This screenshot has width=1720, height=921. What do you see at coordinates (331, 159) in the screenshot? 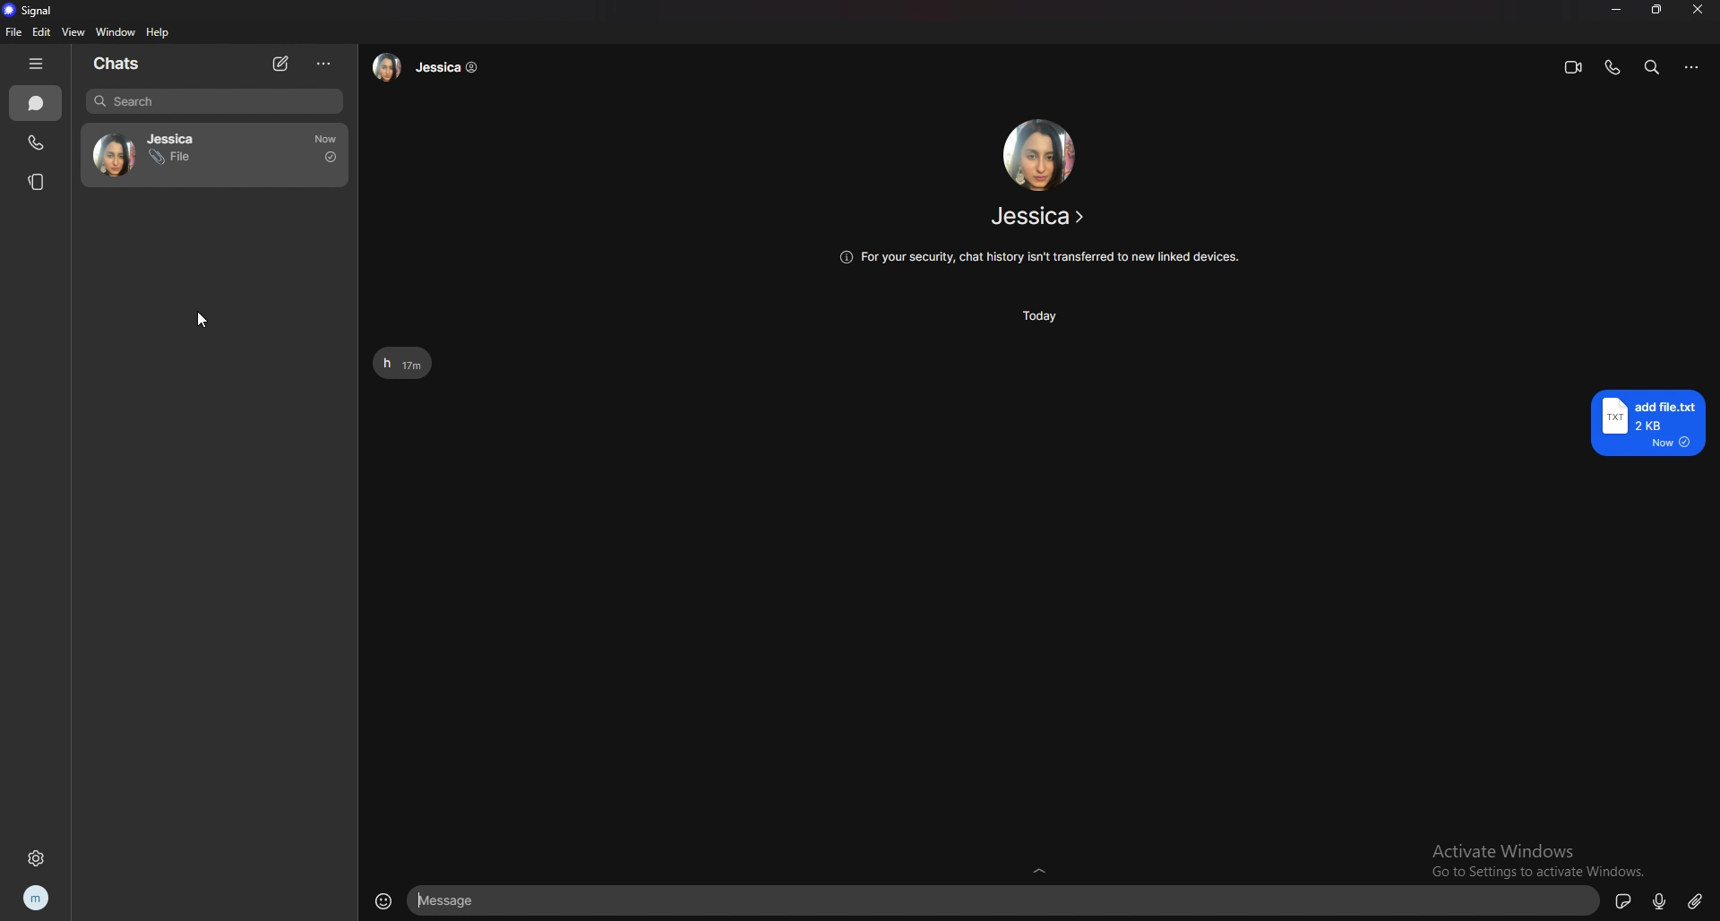
I see `unseen` at bounding box center [331, 159].